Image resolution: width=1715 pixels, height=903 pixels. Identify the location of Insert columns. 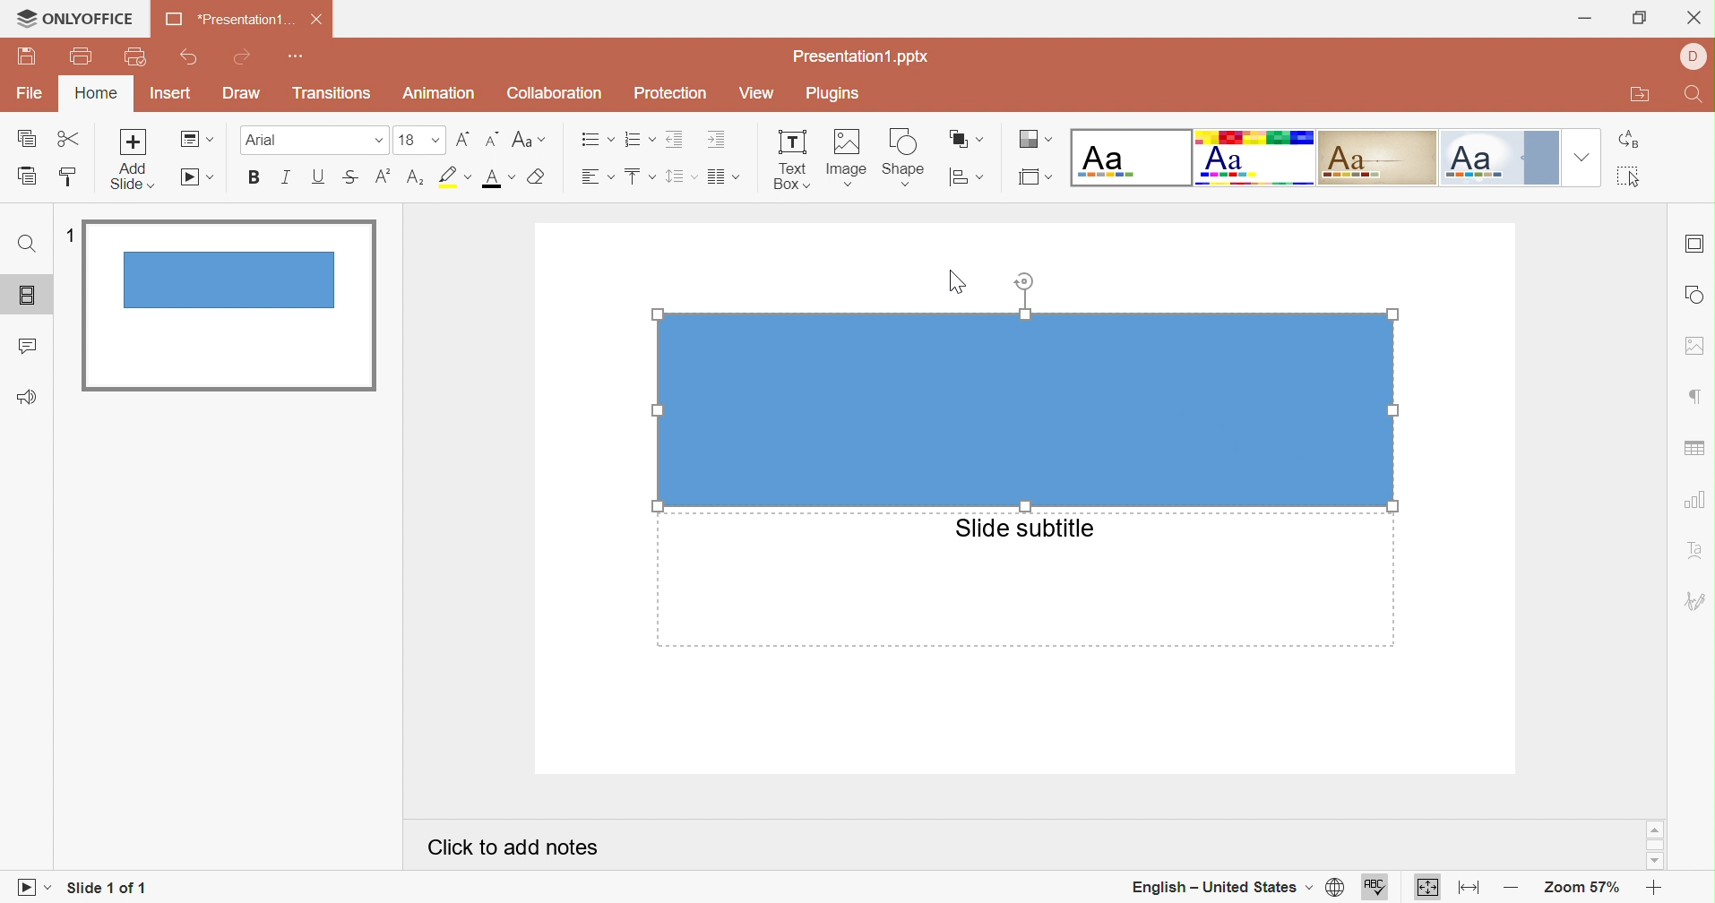
(725, 176).